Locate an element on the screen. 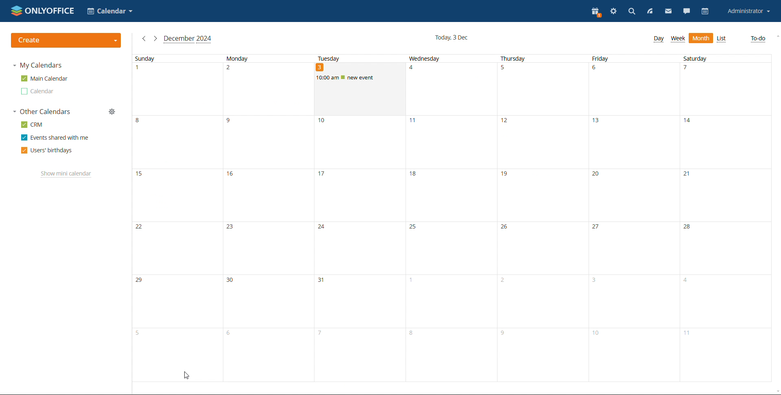  next month is located at coordinates (155, 39).